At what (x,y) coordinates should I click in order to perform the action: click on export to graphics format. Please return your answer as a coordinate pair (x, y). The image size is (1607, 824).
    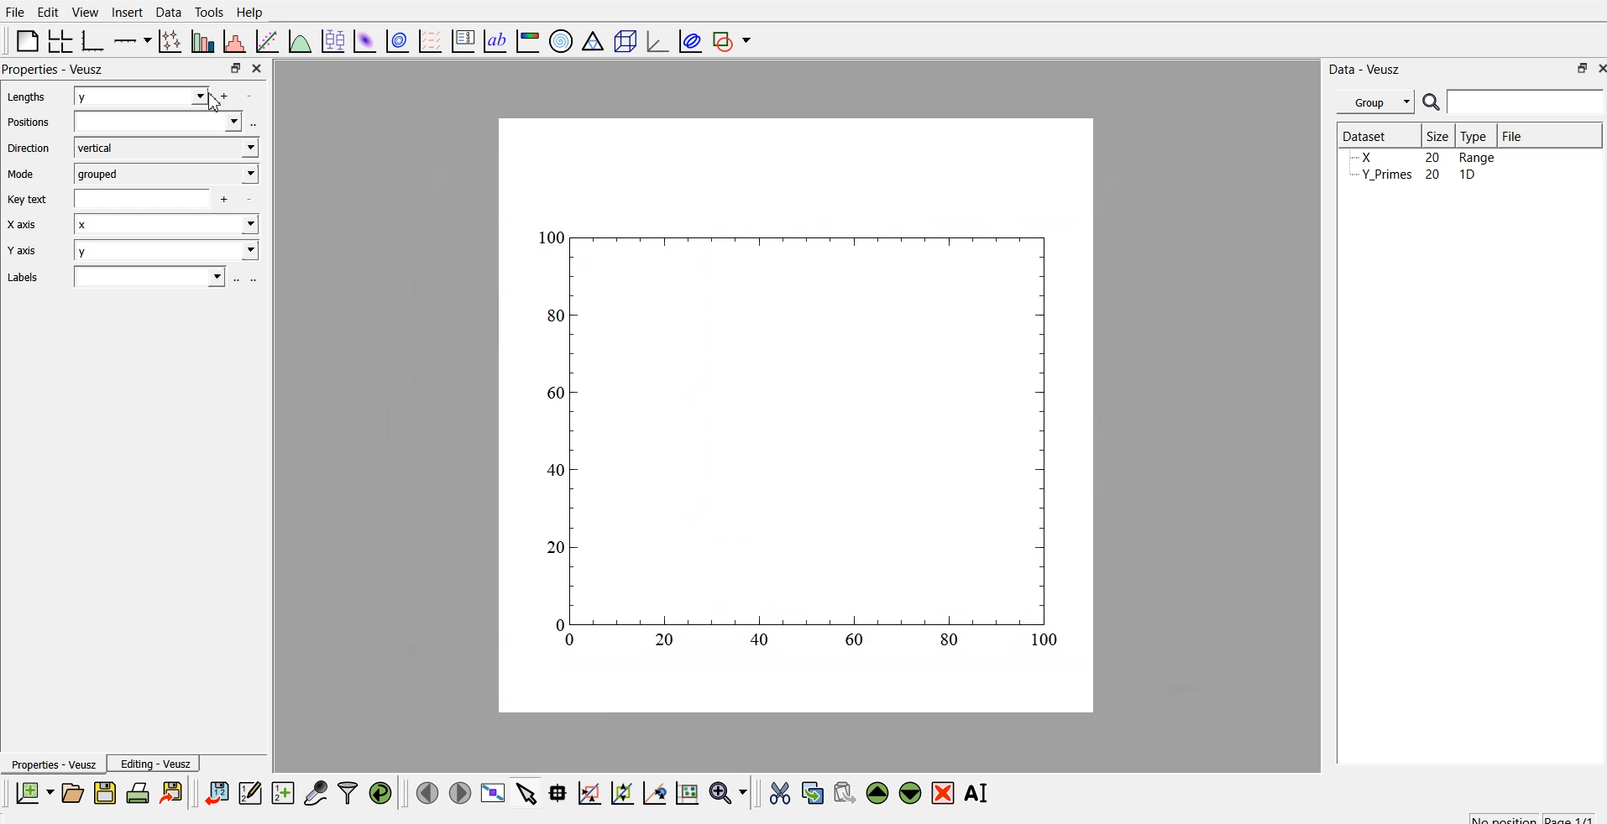
    Looking at the image, I should click on (175, 792).